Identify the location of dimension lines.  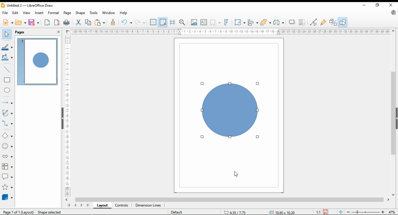
(148, 205).